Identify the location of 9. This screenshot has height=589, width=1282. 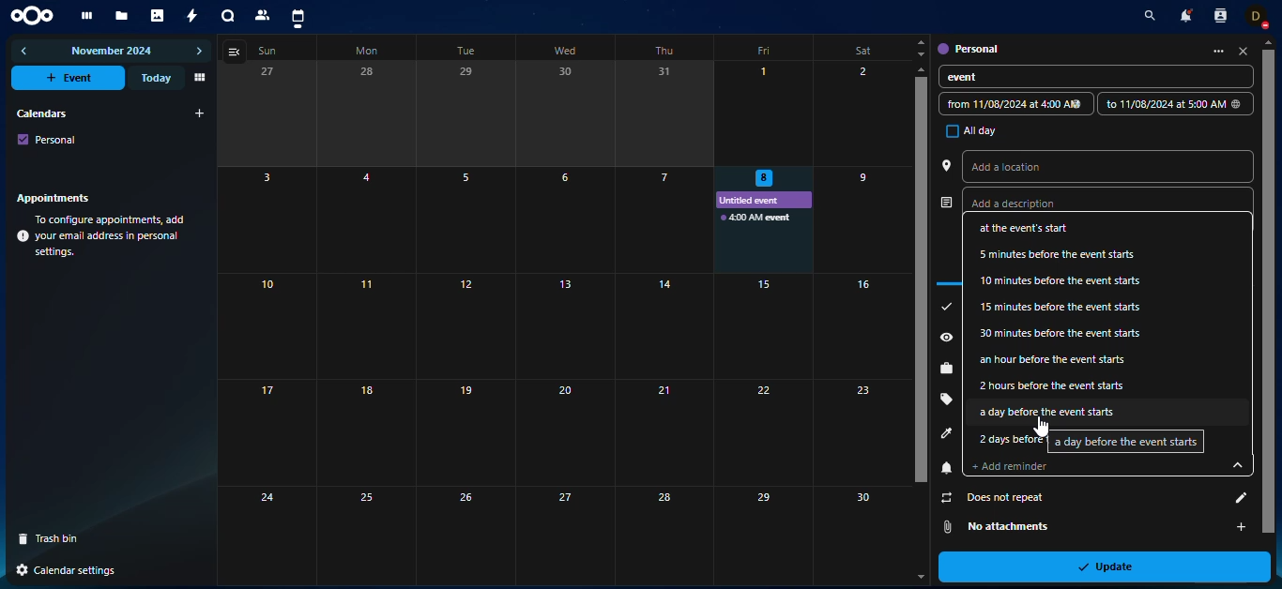
(859, 218).